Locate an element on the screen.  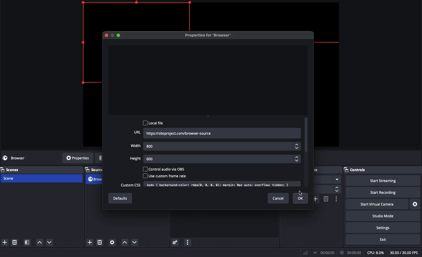
Move up is located at coordinates (124, 242).